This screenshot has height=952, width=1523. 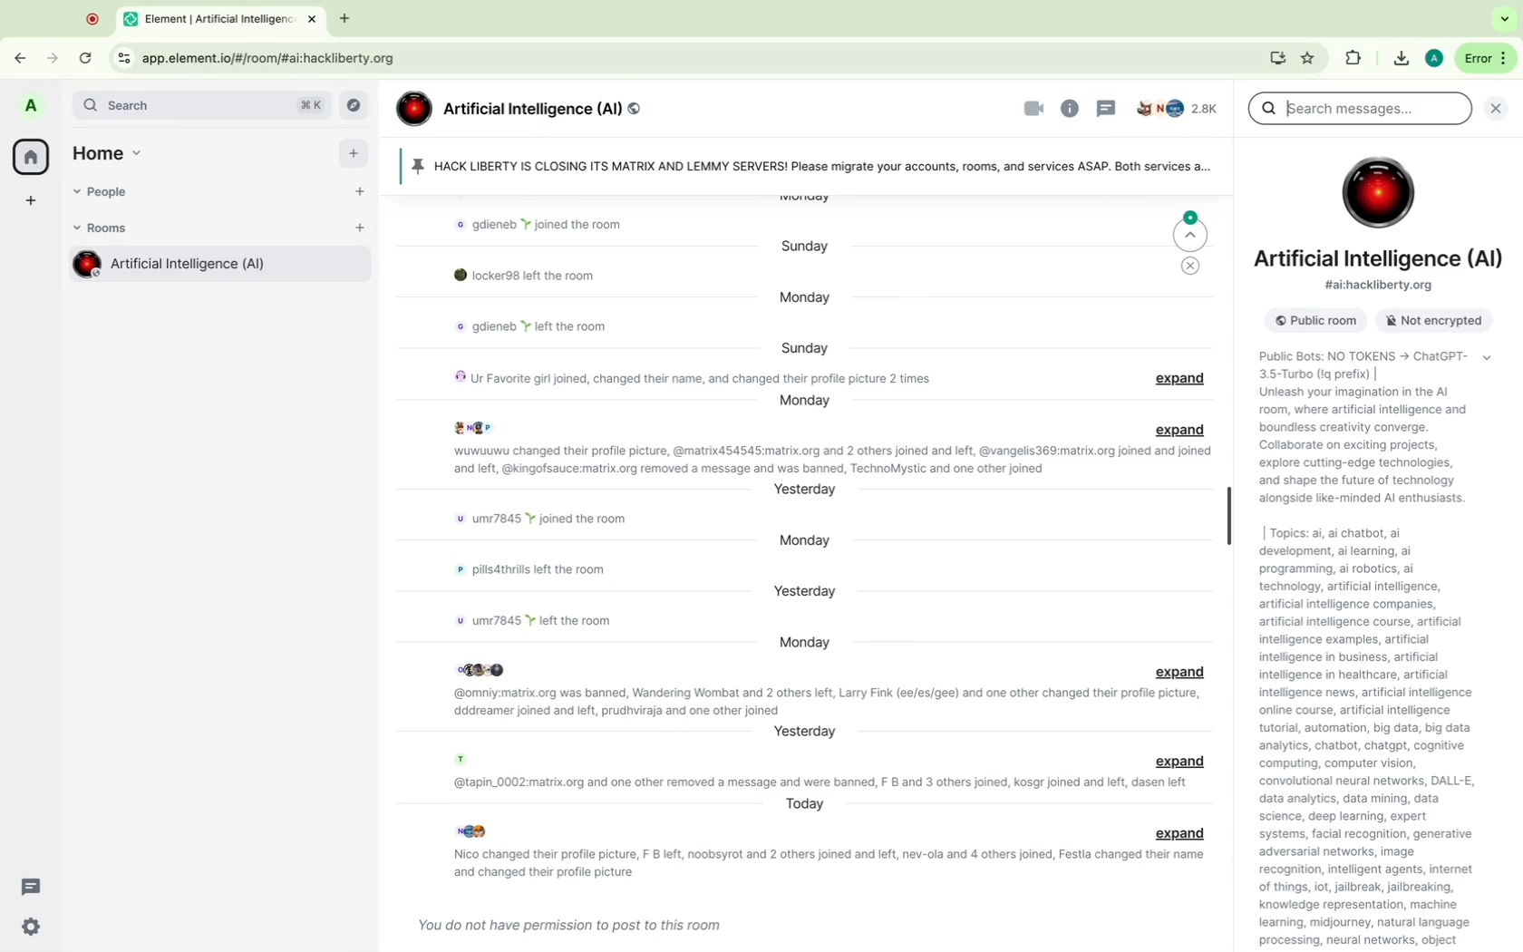 What do you see at coordinates (1428, 322) in the screenshot?
I see `not encrypted` at bounding box center [1428, 322].